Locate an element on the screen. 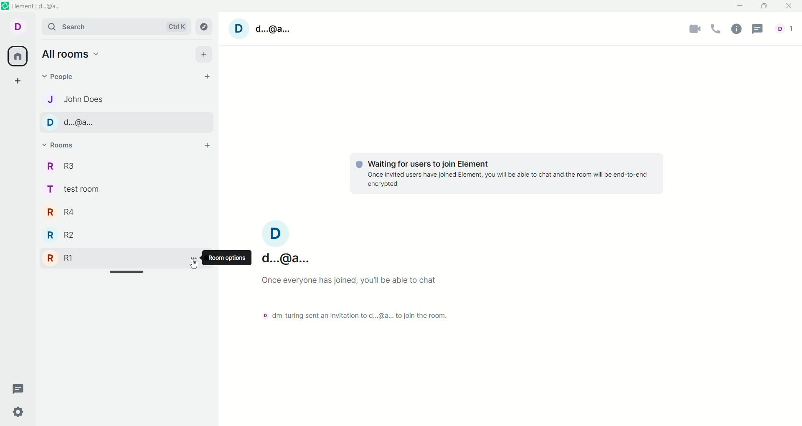  element logo is located at coordinates (5, 7).